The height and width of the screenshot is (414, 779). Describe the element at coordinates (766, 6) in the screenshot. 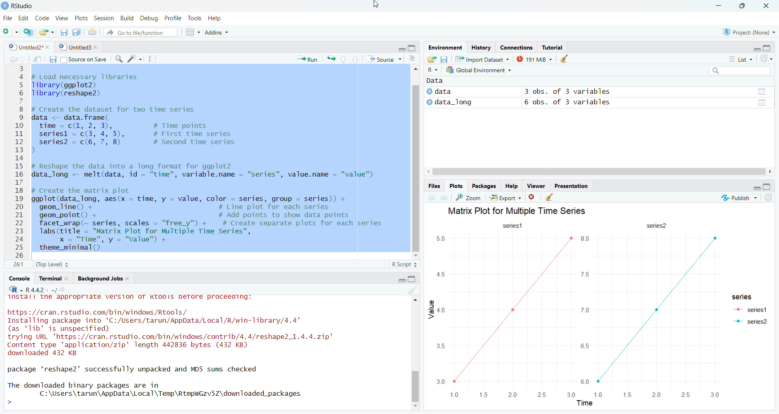

I see `Close` at that location.